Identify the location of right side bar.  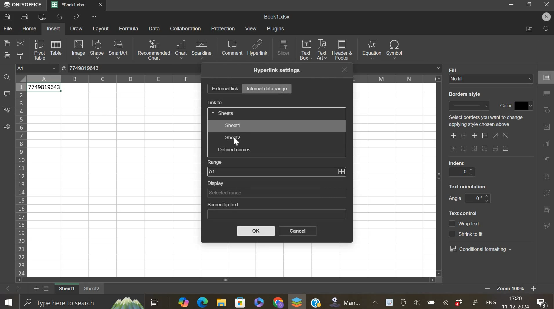
(545, 148).